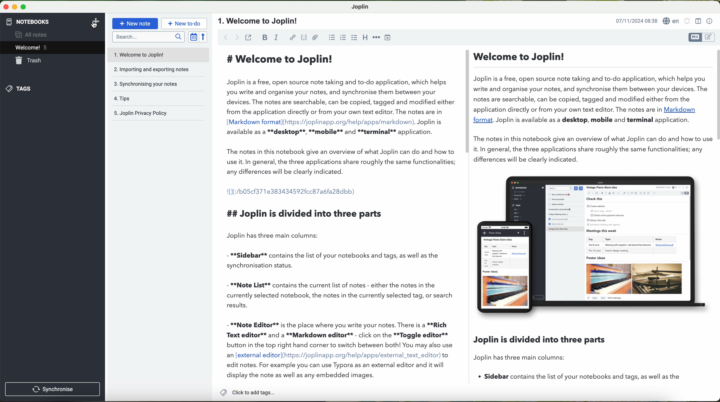 Image resolution: width=720 pixels, height=402 pixels. I want to click on forward, so click(236, 37).